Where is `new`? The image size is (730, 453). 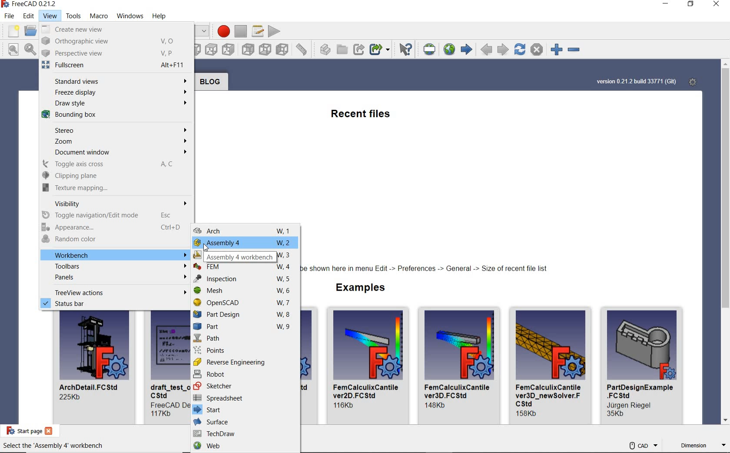
new is located at coordinates (13, 32).